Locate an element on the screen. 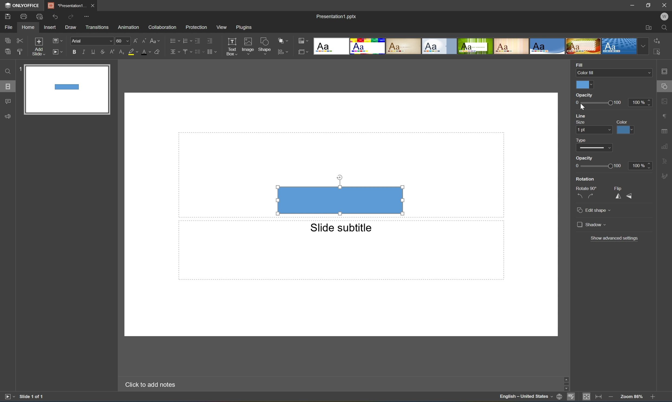 Image resolution: width=672 pixels, height=402 pixels. image settings is located at coordinates (665, 101).